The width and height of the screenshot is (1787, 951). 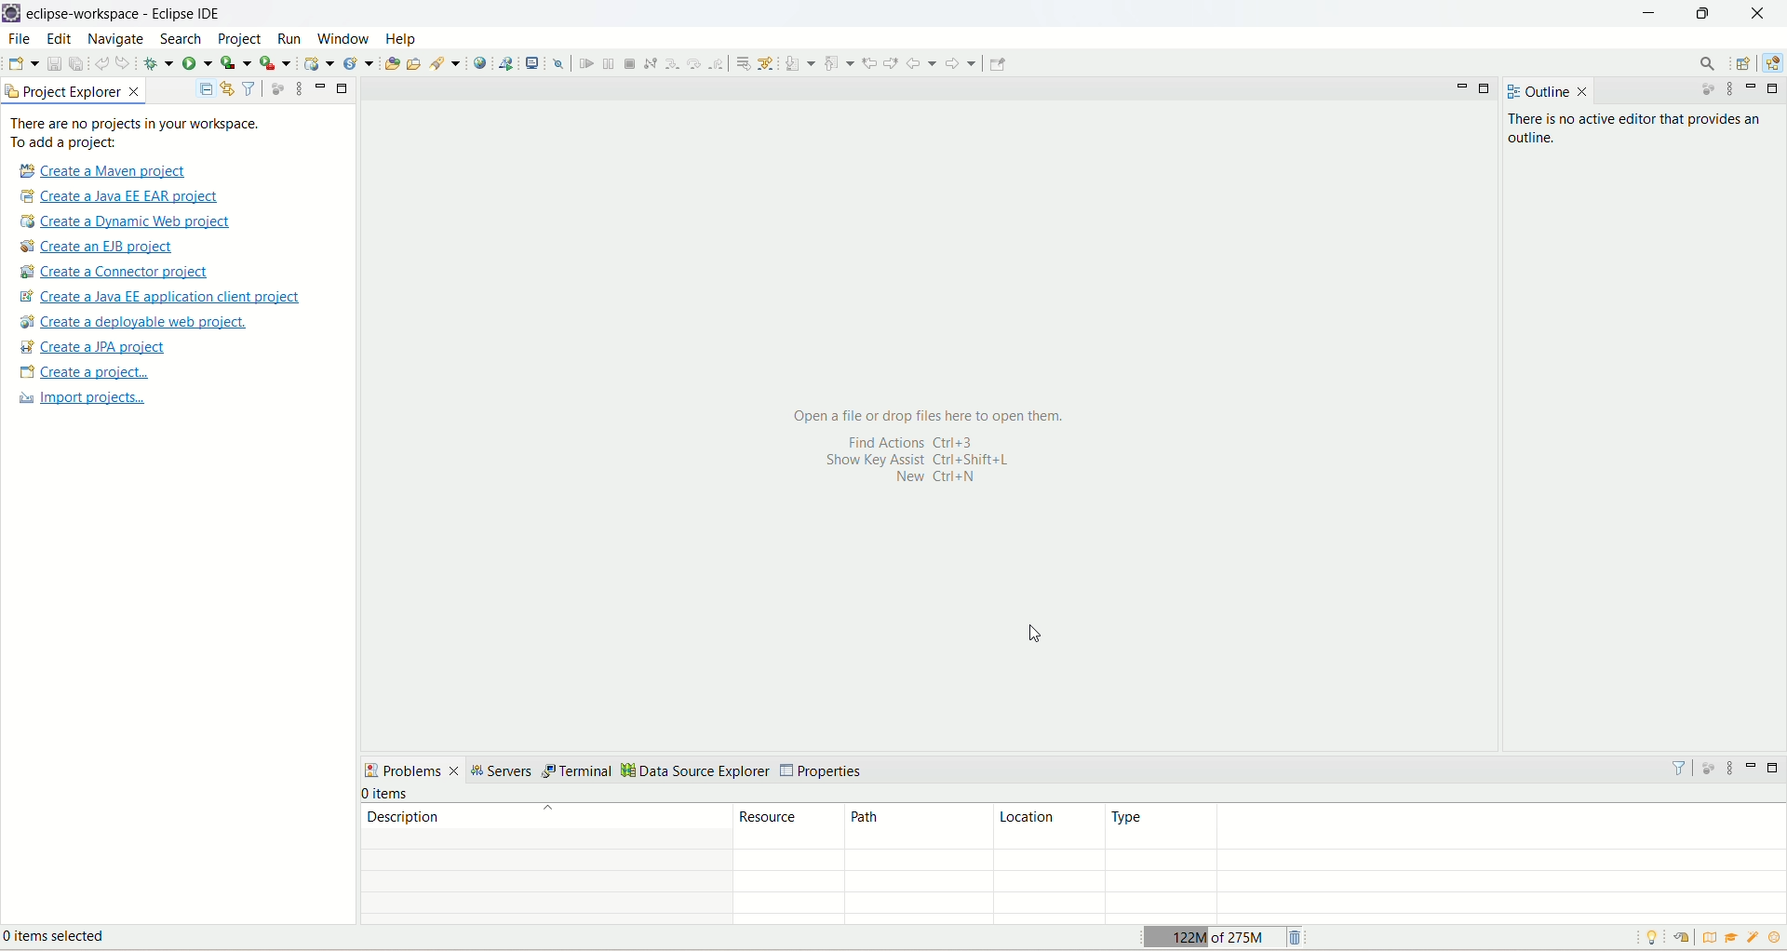 What do you see at coordinates (94, 347) in the screenshot?
I see `create JPA project` at bounding box center [94, 347].